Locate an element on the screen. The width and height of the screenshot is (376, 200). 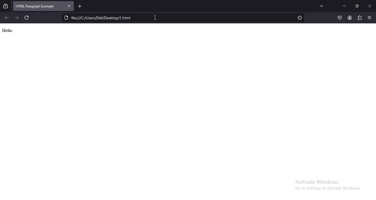
cursor is located at coordinates (156, 18).